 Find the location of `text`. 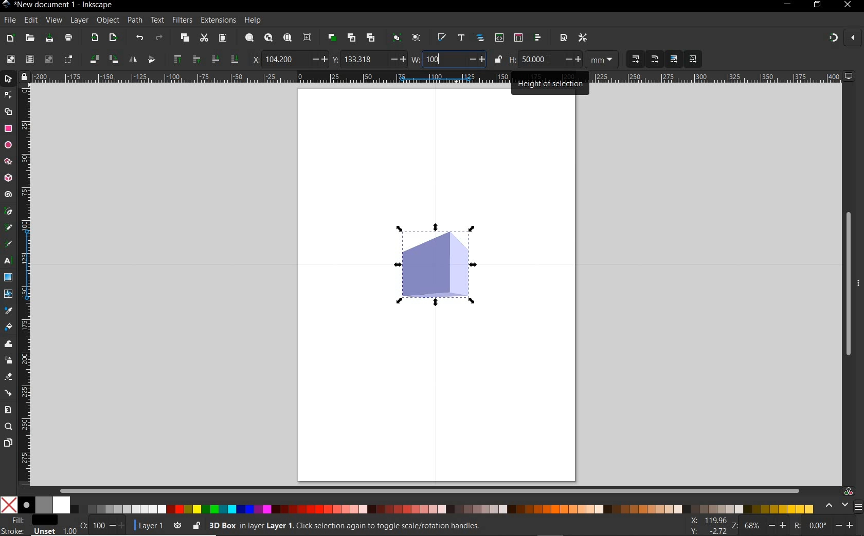

text is located at coordinates (157, 20).